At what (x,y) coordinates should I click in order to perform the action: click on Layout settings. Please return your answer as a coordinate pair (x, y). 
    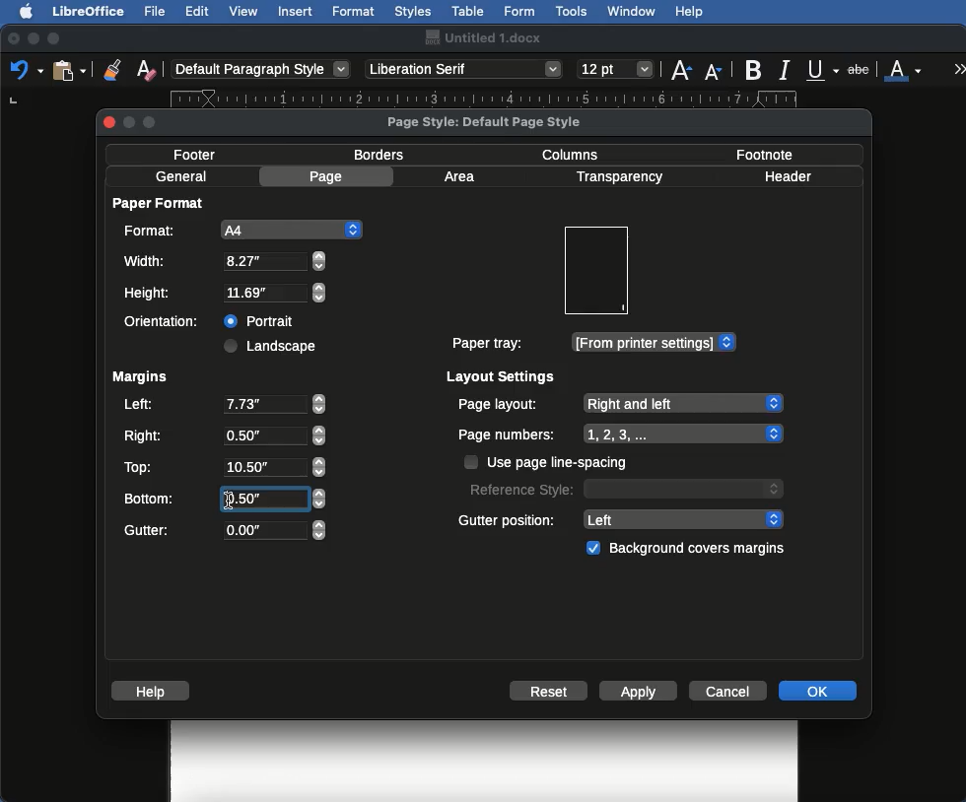
    Looking at the image, I should click on (502, 376).